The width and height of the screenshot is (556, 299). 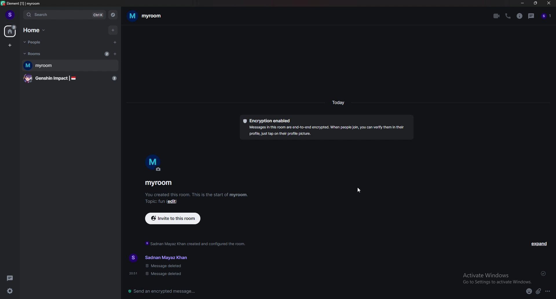 I want to click on profile, so click(x=10, y=14).